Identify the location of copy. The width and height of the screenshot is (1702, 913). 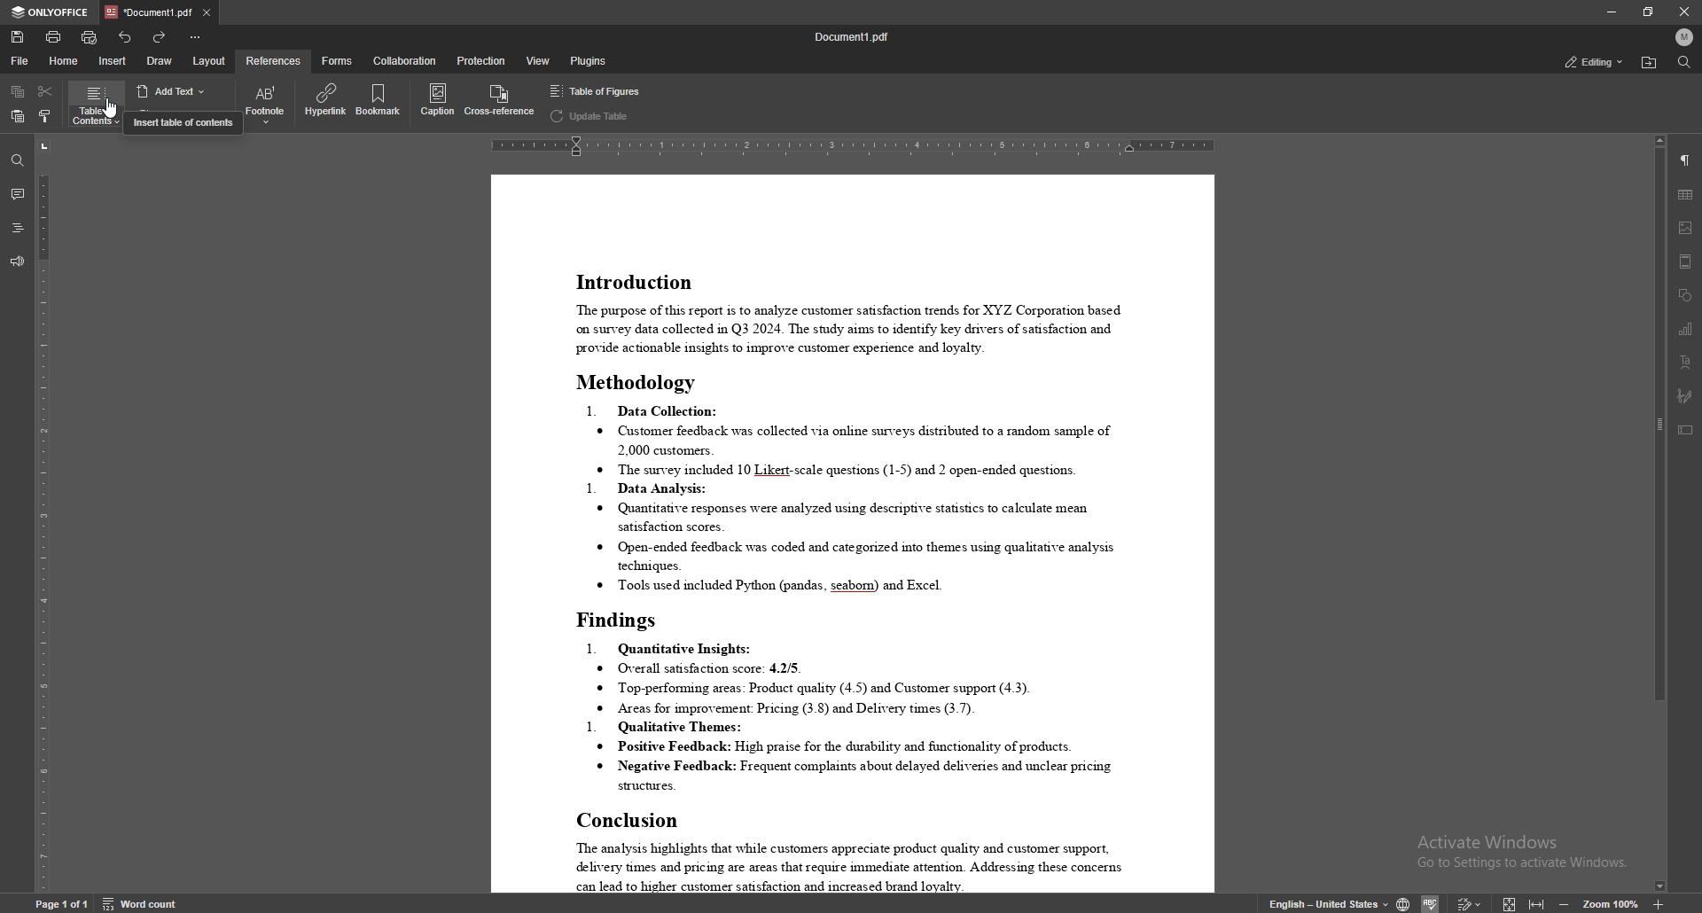
(20, 90).